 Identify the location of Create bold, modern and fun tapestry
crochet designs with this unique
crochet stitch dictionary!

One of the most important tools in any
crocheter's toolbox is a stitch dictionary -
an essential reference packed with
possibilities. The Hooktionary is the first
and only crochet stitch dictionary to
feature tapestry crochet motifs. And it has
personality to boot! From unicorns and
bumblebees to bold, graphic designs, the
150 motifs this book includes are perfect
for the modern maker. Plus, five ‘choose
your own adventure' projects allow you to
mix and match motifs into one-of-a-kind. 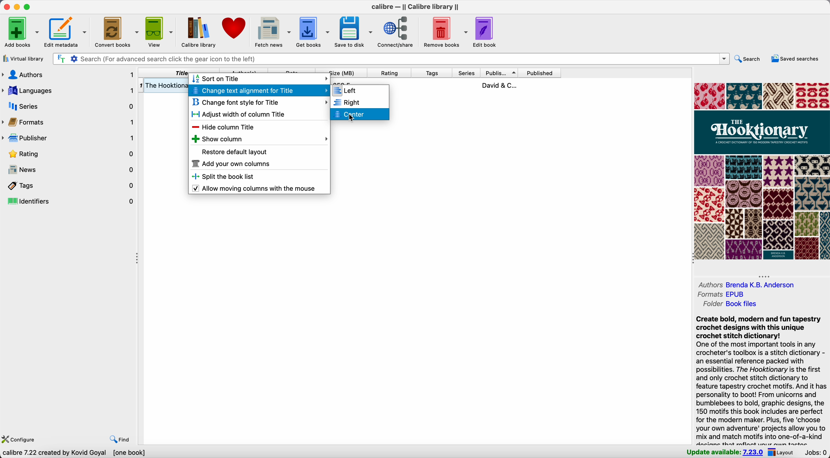
(761, 378).